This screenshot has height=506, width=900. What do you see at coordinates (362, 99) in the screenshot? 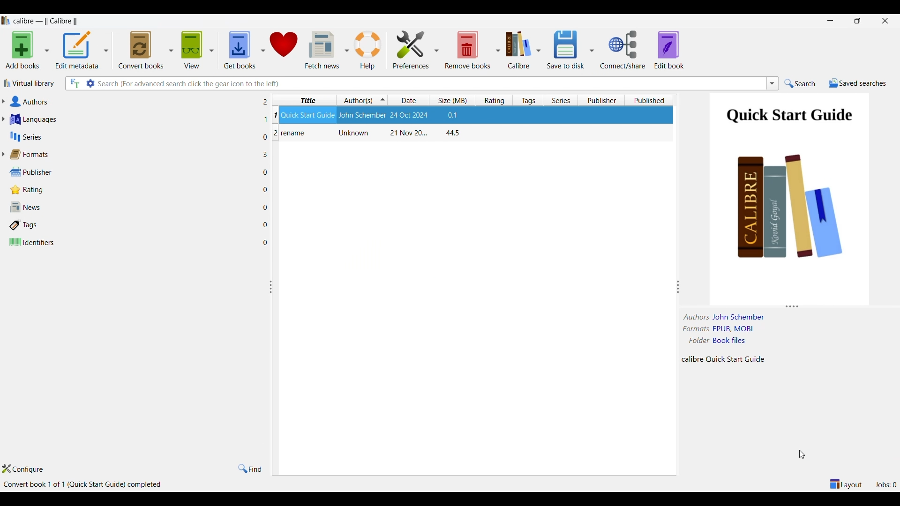
I see `Authors column, current sorting` at bounding box center [362, 99].